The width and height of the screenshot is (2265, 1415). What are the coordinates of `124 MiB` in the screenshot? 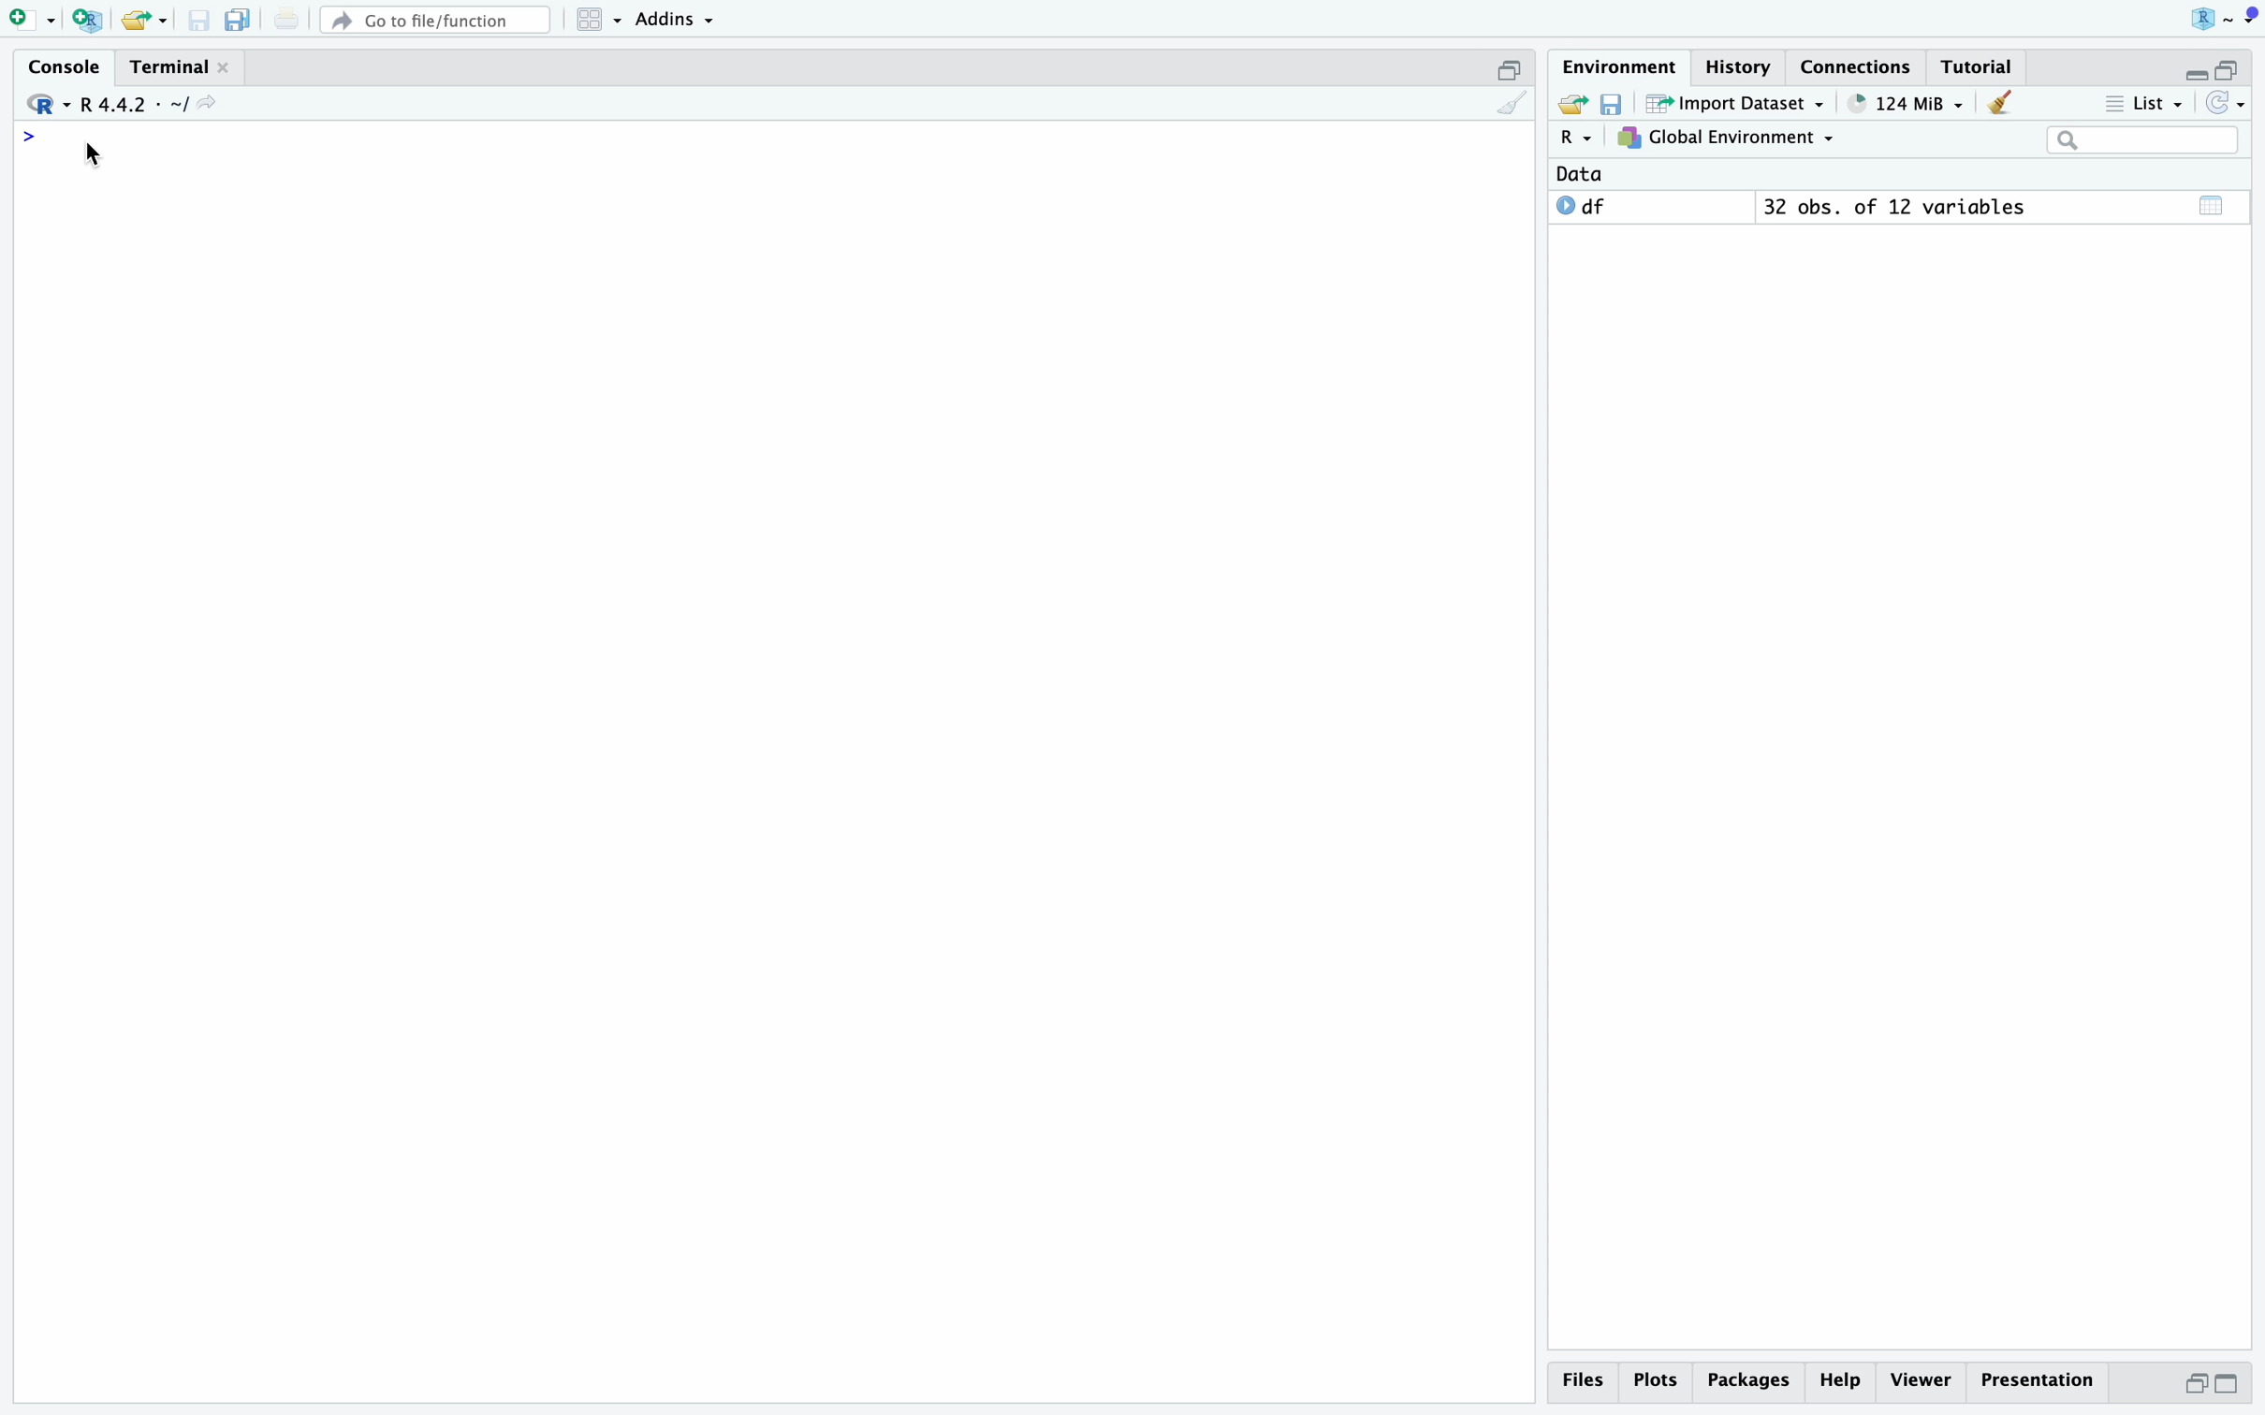 It's located at (1908, 104).